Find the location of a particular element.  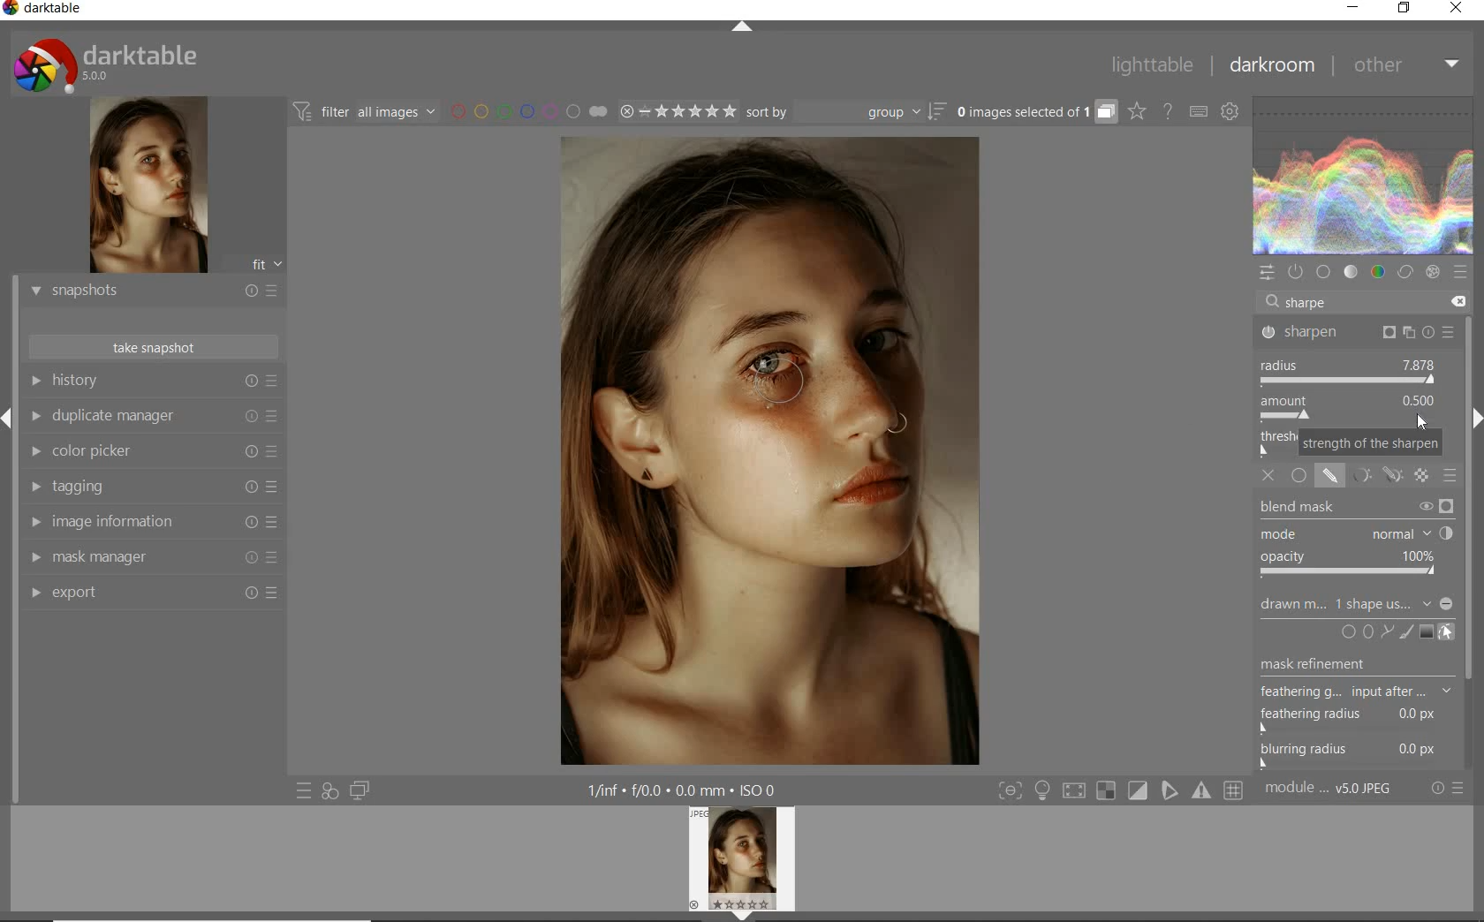

display a second darkroom image below is located at coordinates (357, 791).